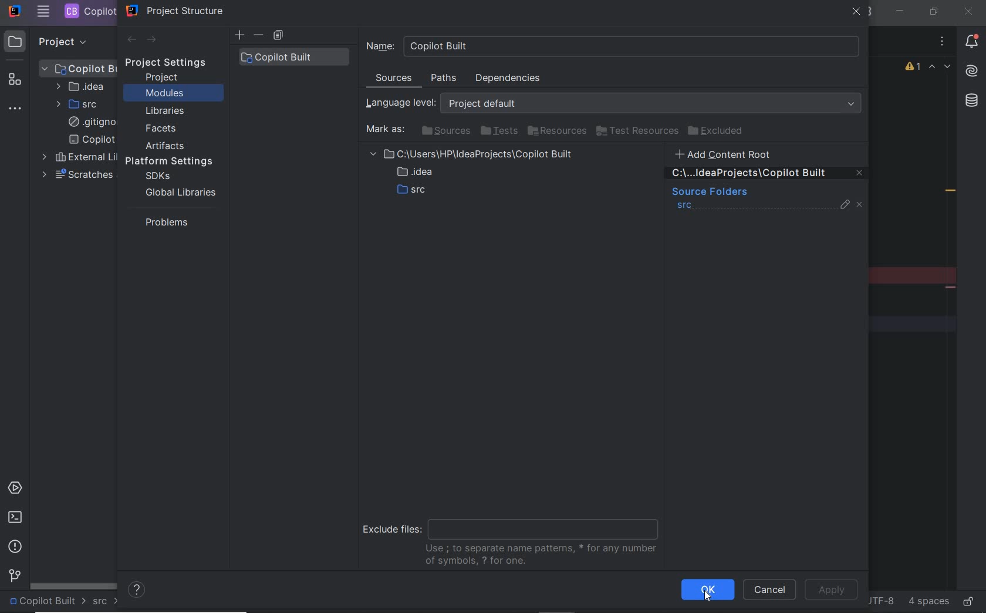  I want to click on scrollbar, so click(74, 585).